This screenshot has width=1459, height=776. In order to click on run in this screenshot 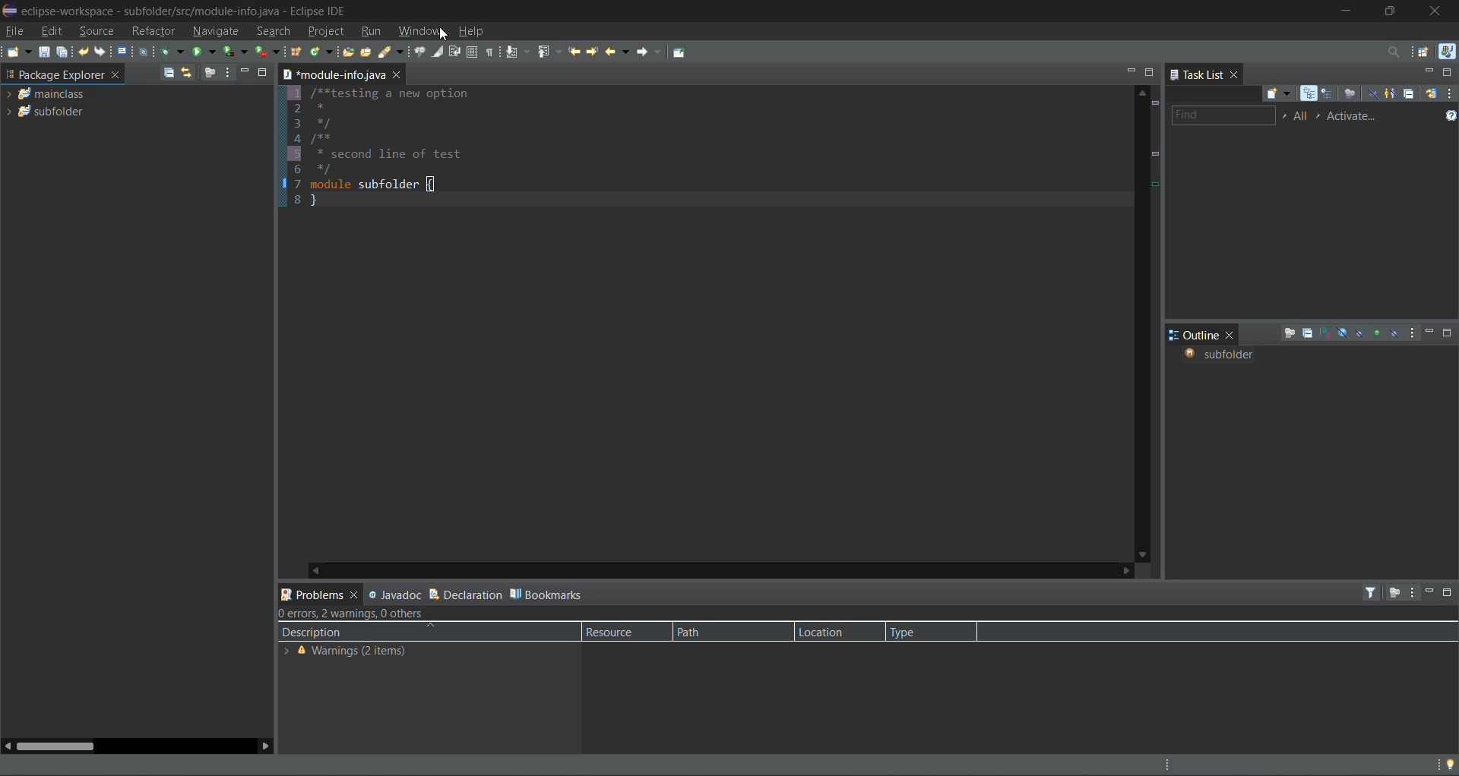, I will do `click(373, 32)`.